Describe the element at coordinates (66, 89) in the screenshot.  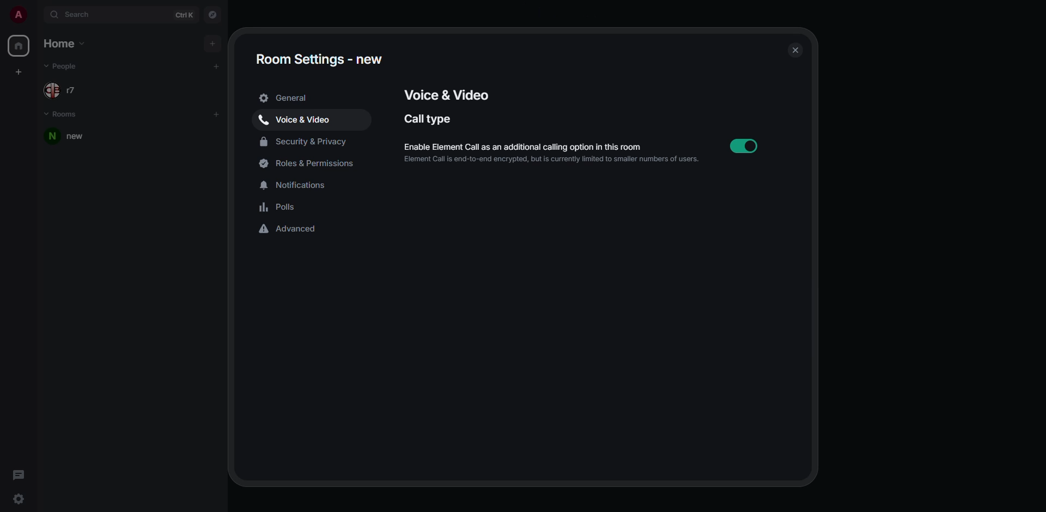
I see `people` at that location.